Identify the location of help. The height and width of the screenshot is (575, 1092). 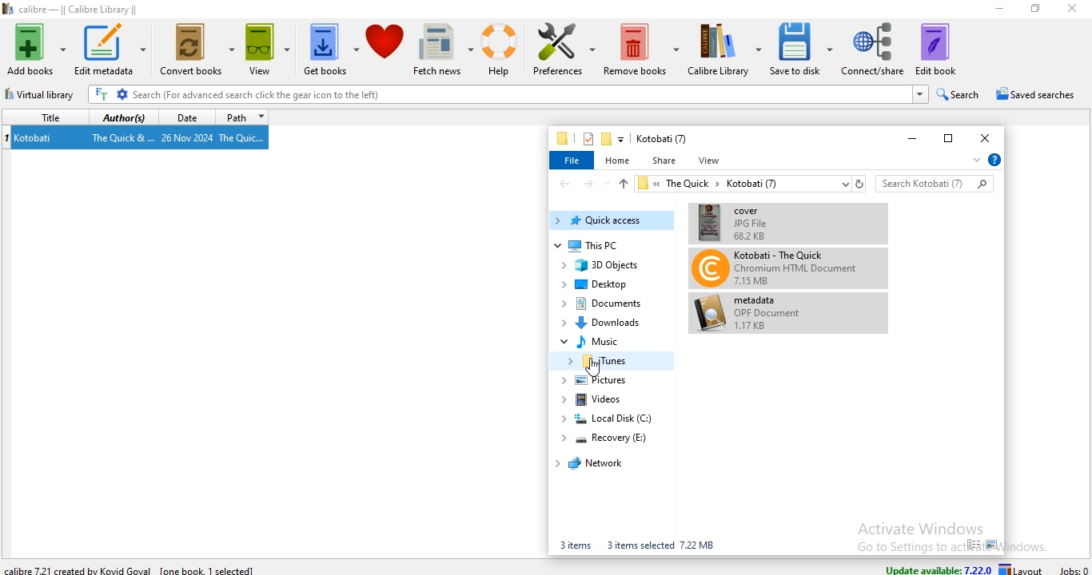
(499, 49).